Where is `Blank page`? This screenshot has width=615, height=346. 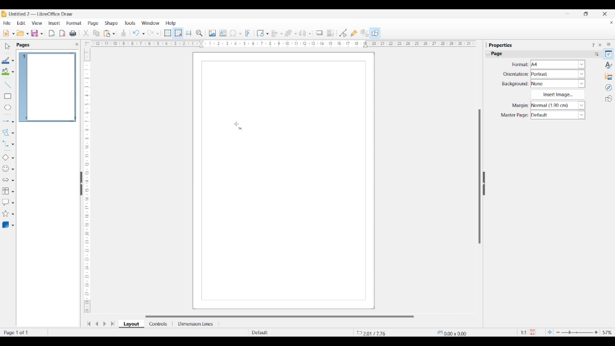
Blank page is located at coordinates (283, 221).